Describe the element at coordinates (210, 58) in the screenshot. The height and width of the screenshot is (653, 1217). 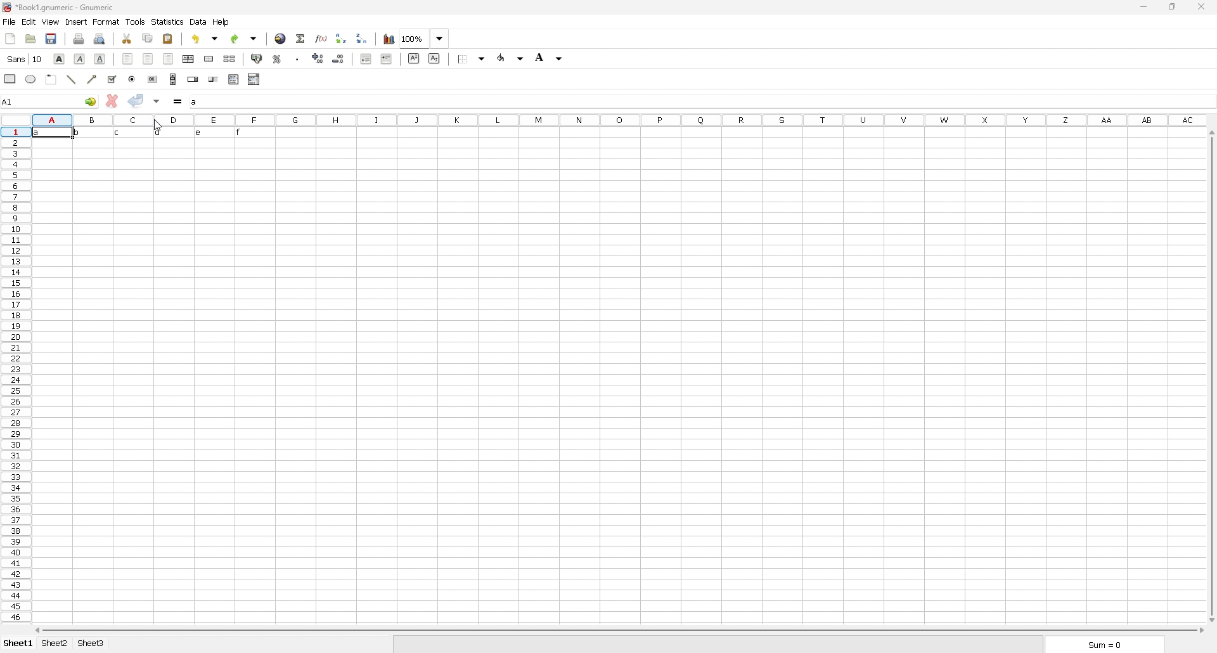
I see `merge cells` at that location.